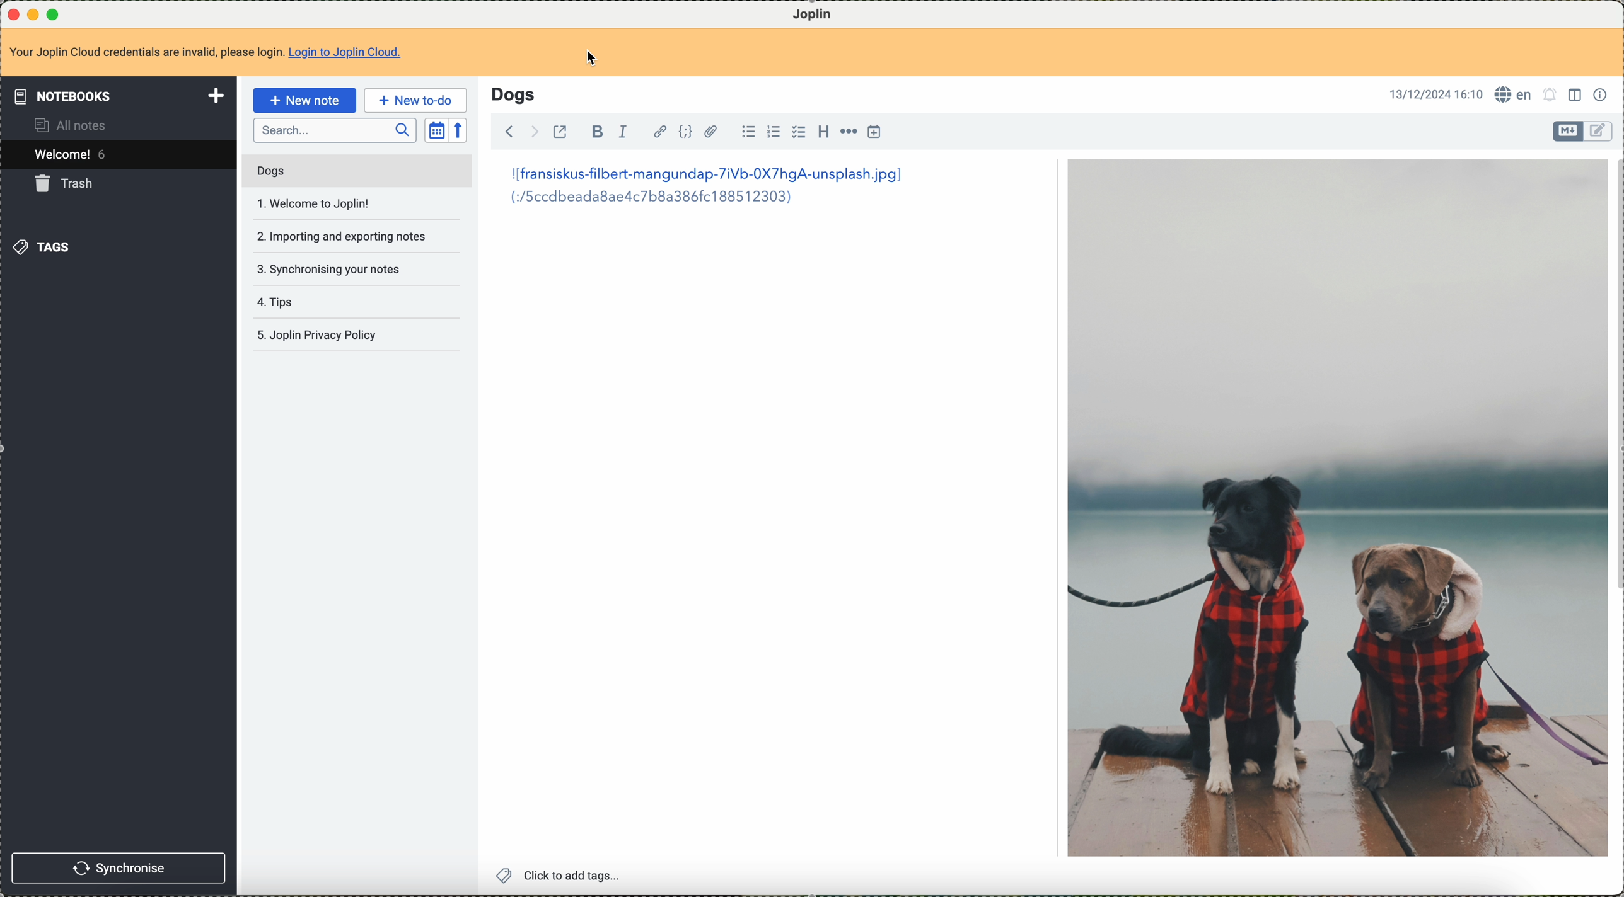 Image resolution: width=1624 pixels, height=897 pixels. I want to click on language, so click(1514, 94).